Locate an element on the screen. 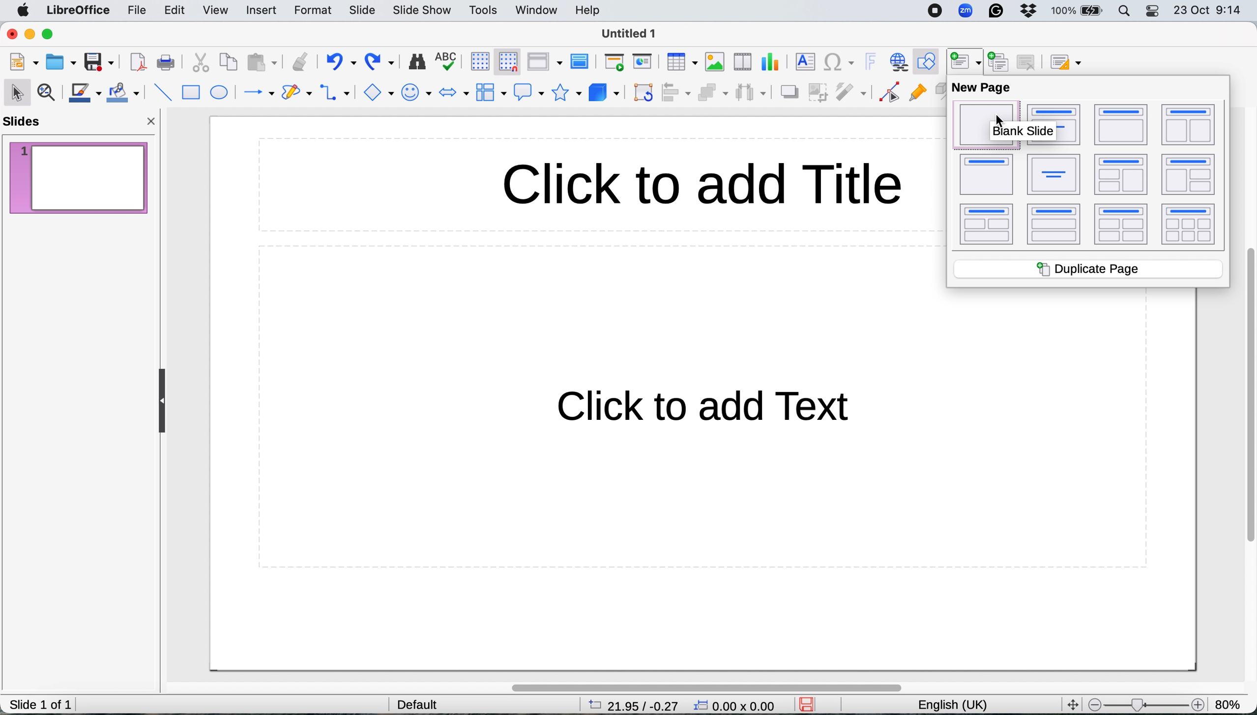  title content is located at coordinates (1121, 126).